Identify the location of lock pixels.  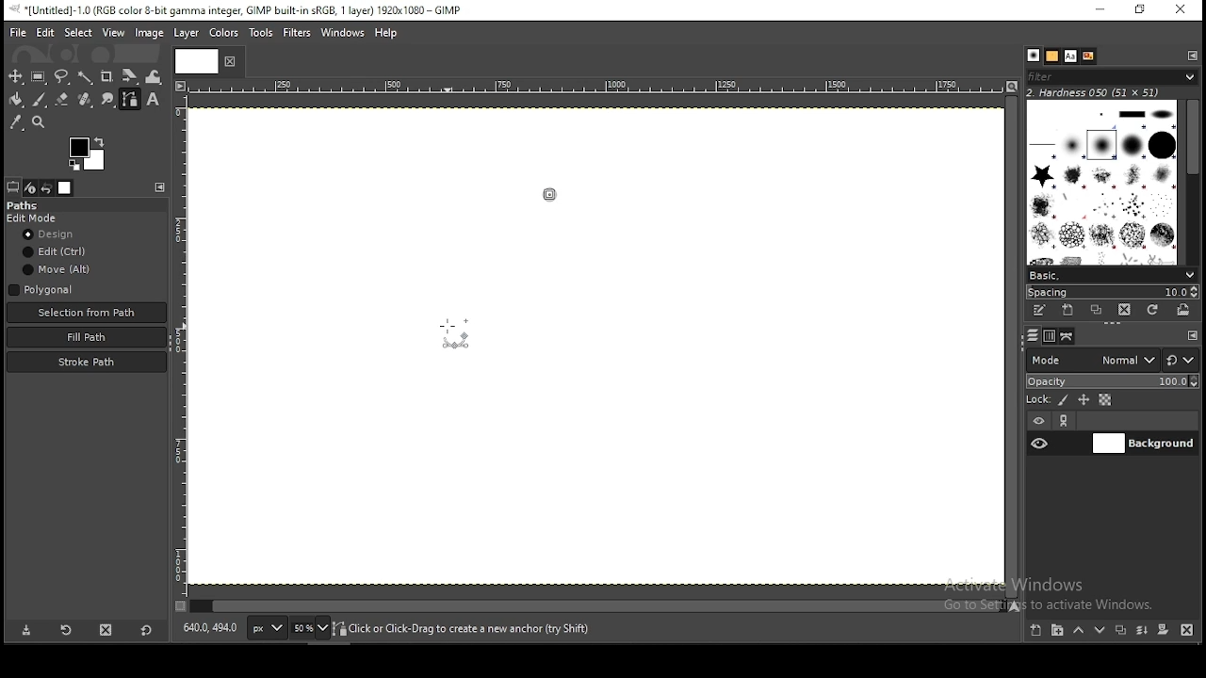
(1064, 399).